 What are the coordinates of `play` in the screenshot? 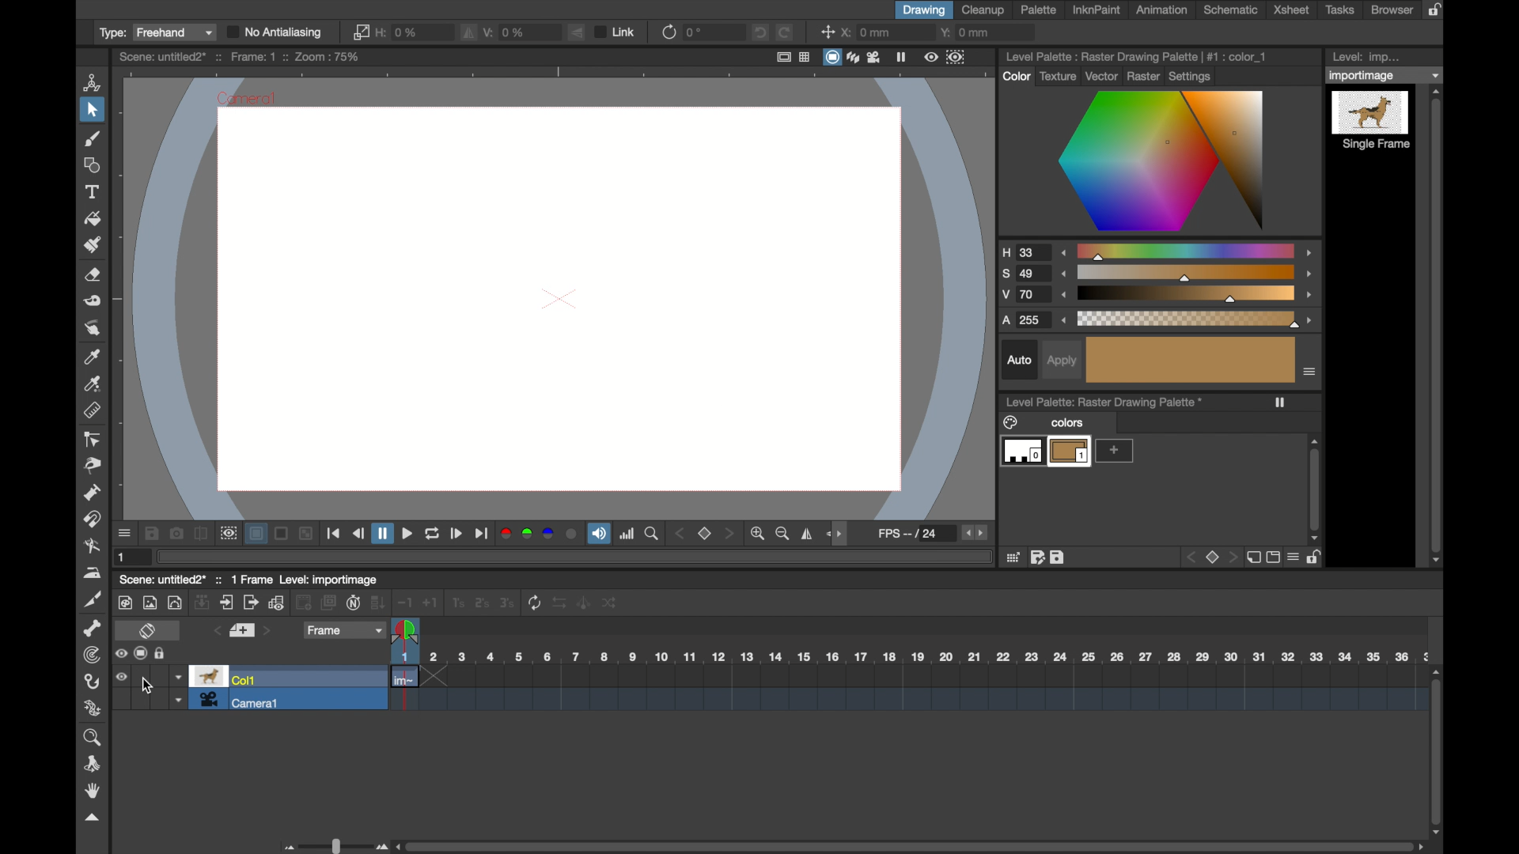 It's located at (457, 535).